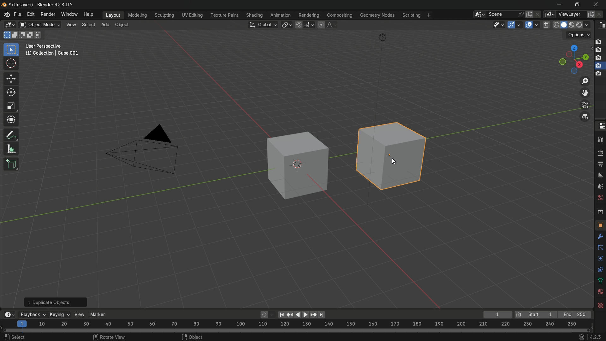  I want to click on Resize, so click(305, 337).